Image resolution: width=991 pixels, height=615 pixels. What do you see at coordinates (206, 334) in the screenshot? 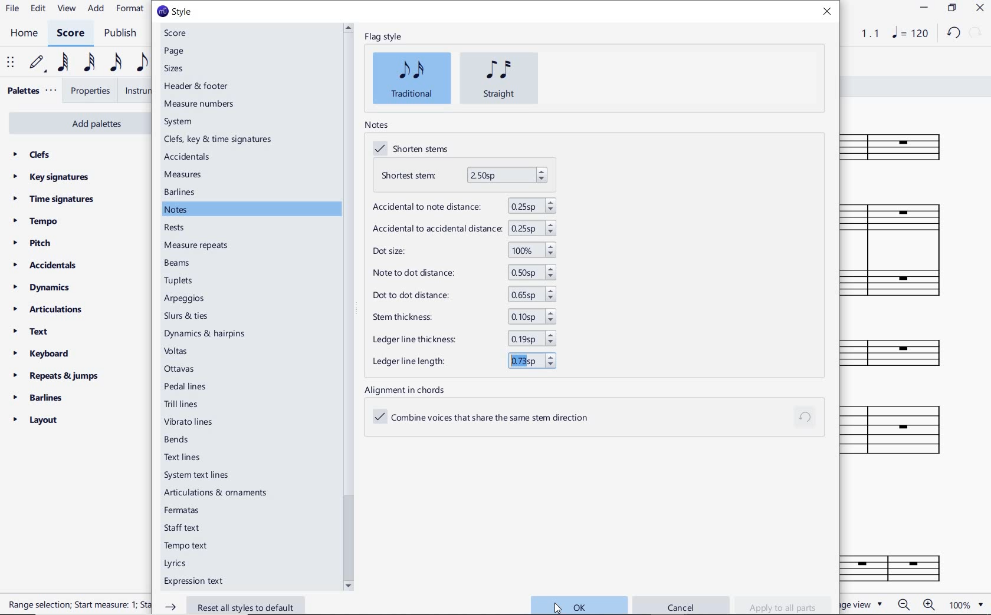
I see `dynamic & hairpins` at bounding box center [206, 334].